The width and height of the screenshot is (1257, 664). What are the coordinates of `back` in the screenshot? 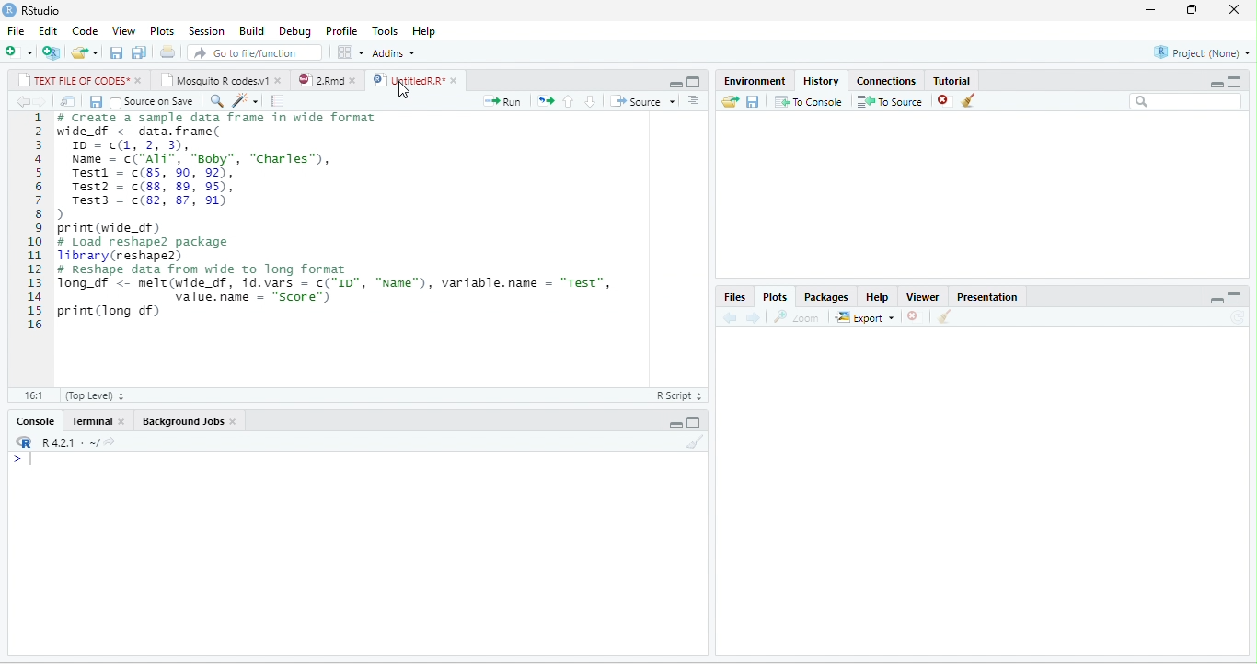 It's located at (731, 318).